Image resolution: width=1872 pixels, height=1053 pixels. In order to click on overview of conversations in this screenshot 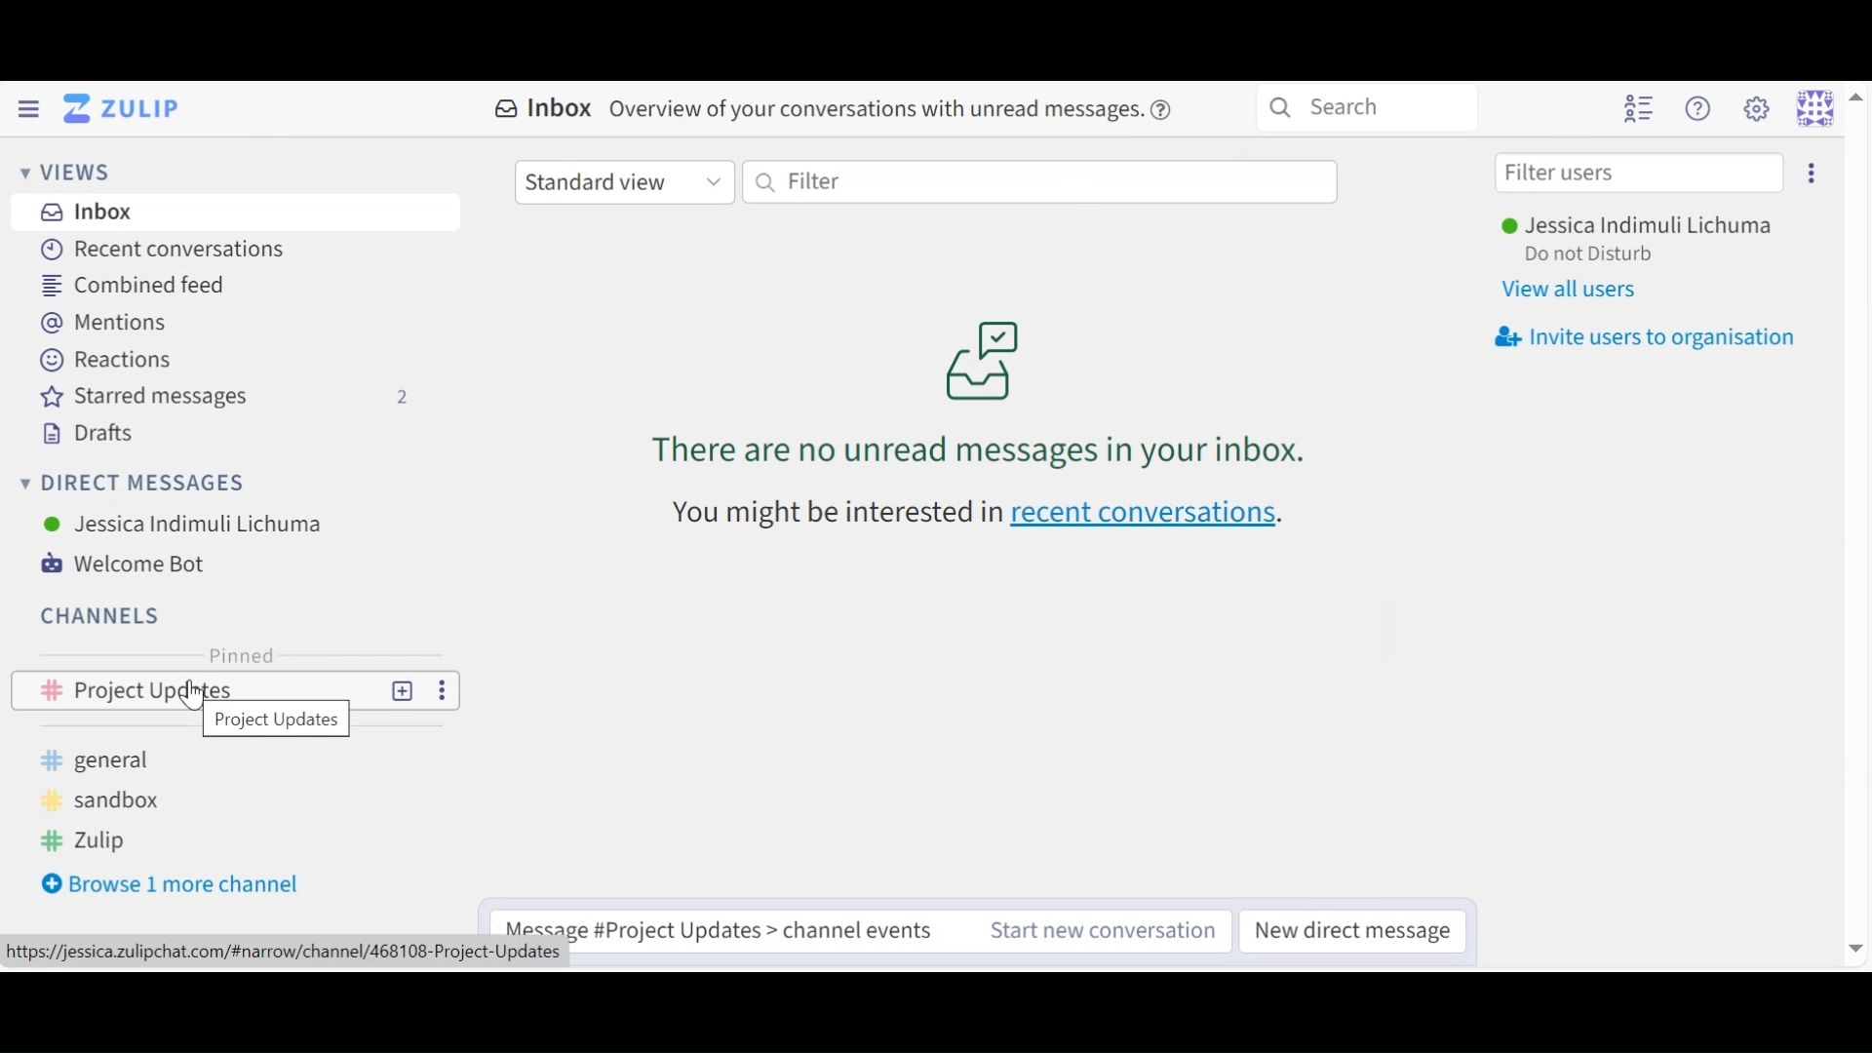, I will do `click(896, 109)`.